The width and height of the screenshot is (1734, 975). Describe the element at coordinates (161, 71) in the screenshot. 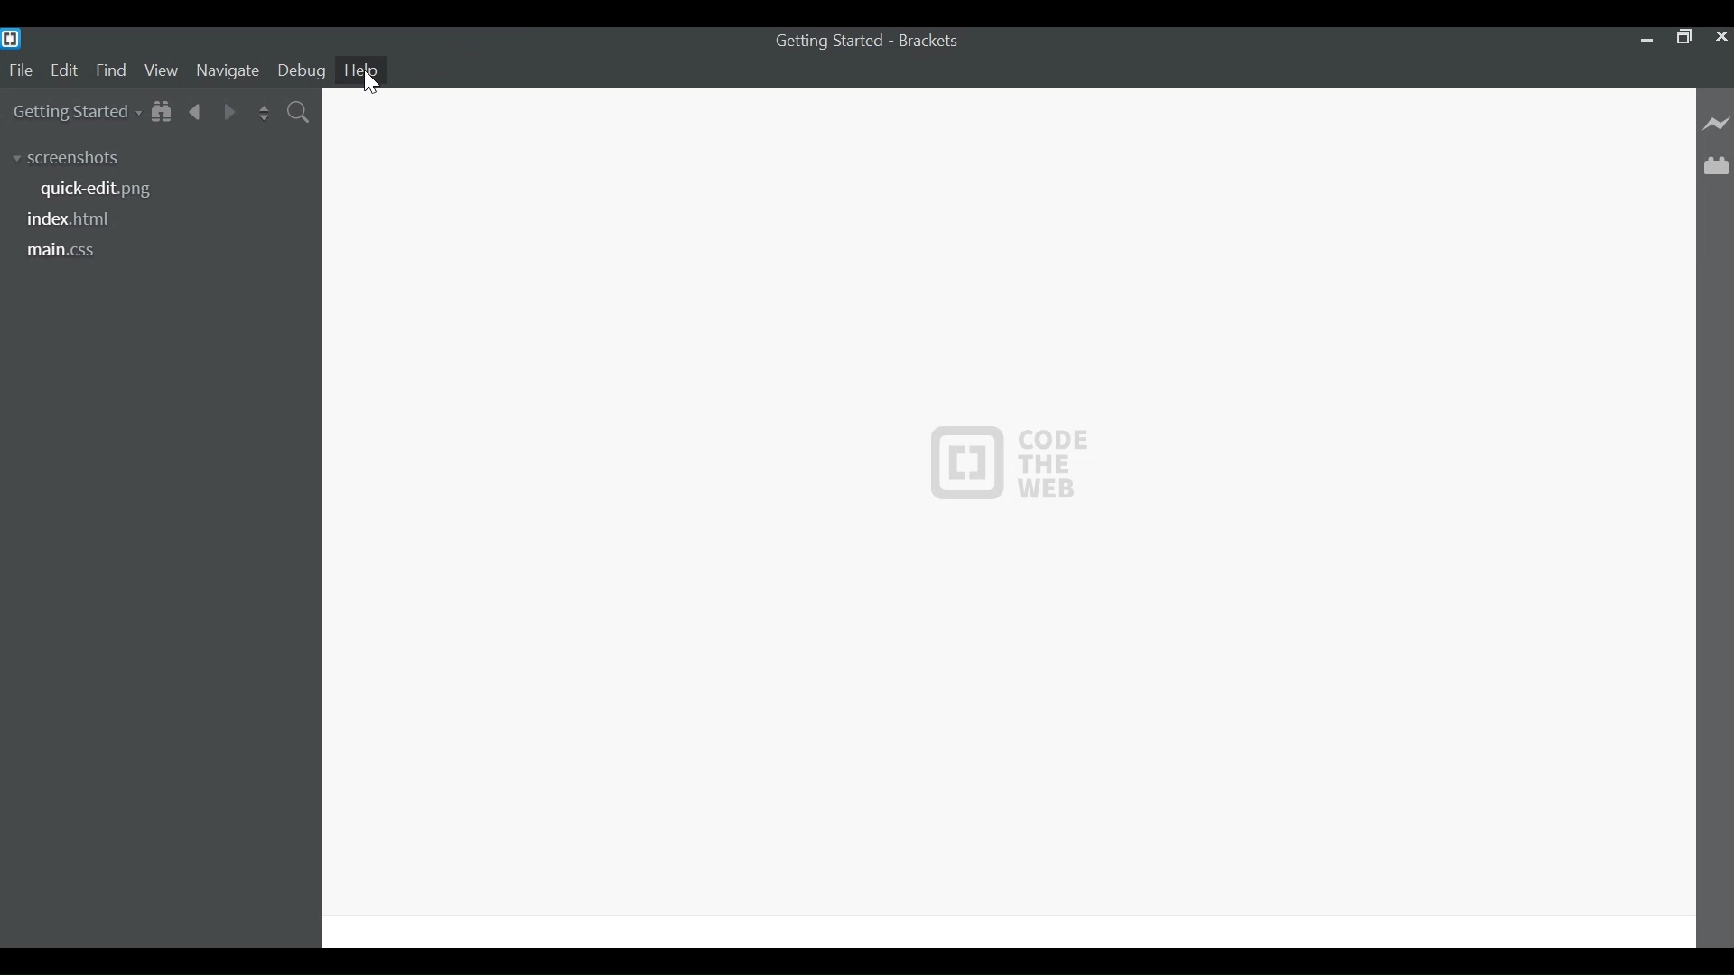

I see `View` at that location.